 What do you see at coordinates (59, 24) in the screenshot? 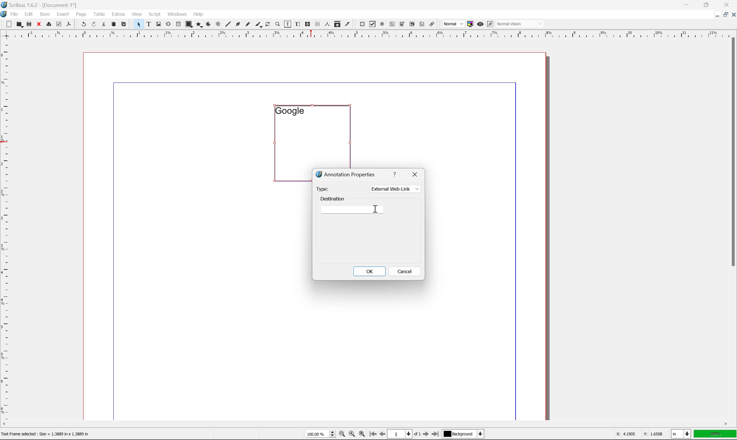
I see `preflight verifier` at bounding box center [59, 24].